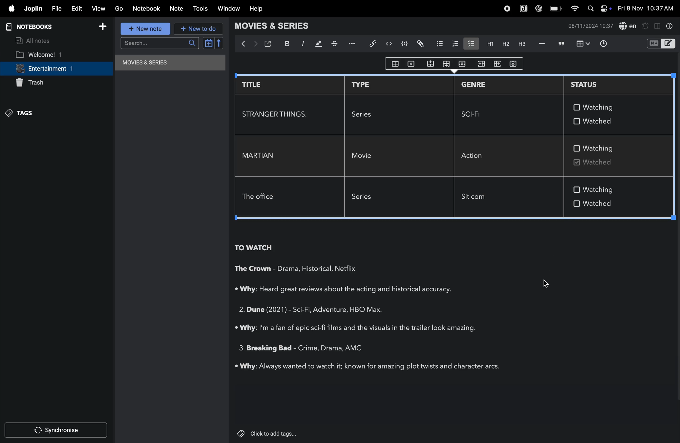 The image size is (680, 443). What do you see at coordinates (581, 44) in the screenshot?
I see `table view` at bounding box center [581, 44].